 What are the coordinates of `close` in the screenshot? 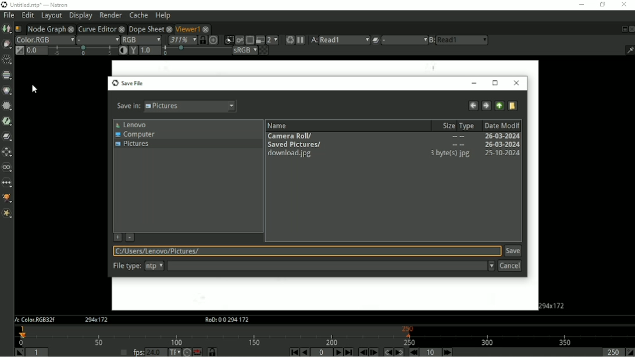 It's located at (122, 29).